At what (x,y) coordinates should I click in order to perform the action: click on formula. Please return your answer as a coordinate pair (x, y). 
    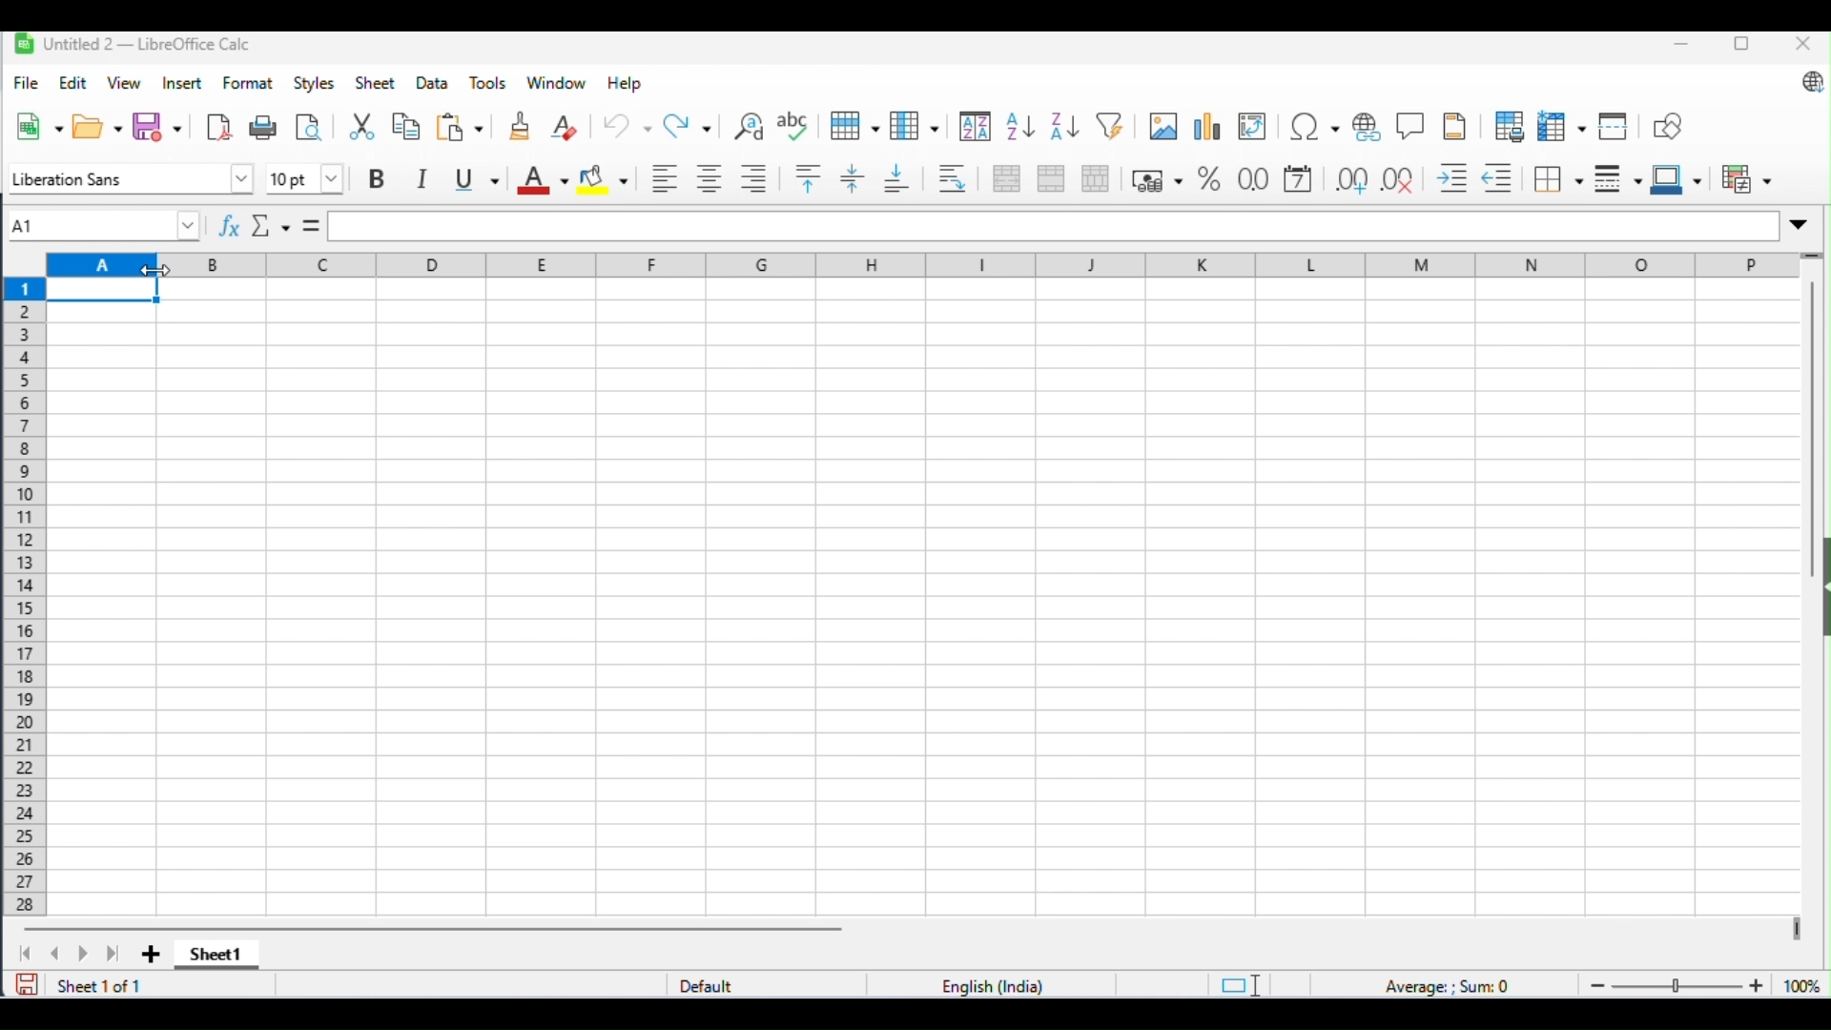
    Looking at the image, I should click on (1451, 985).